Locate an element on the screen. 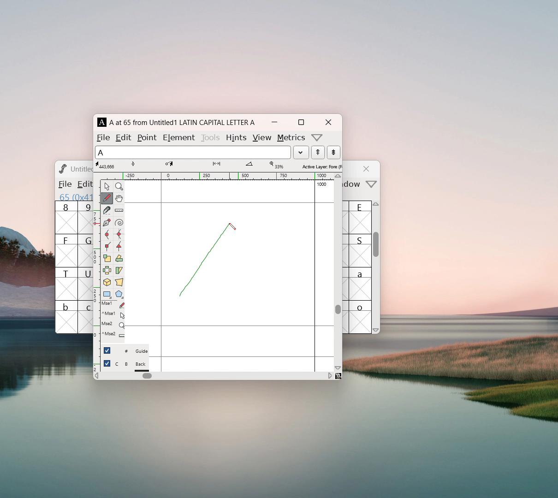  add a curve point always horizontal or vertical is located at coordinates (119, 234).